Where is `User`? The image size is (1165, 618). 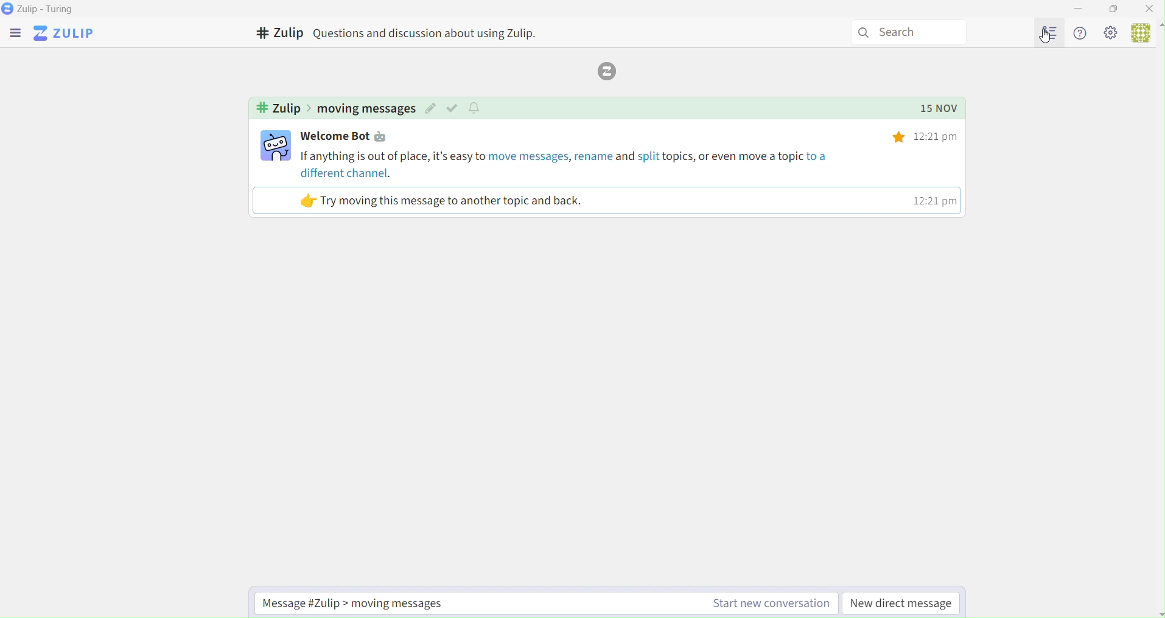 User is located at coordinates (1146, 32).